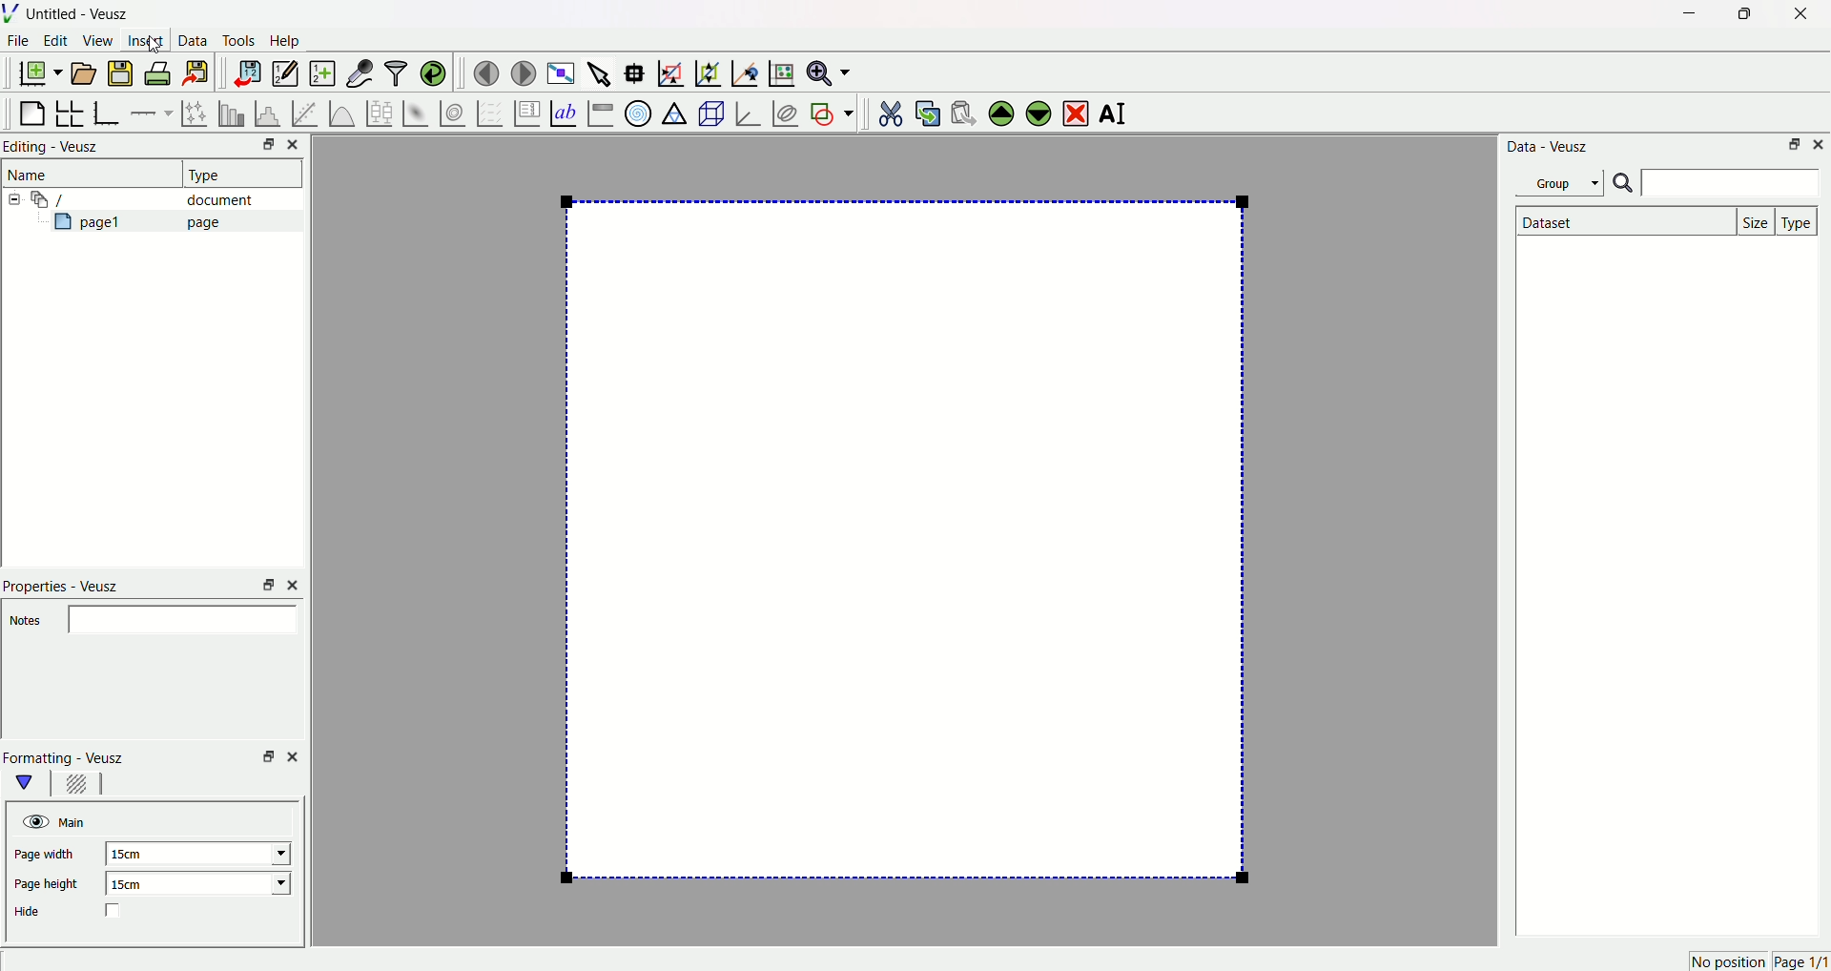 This screenshot has height=971, width=1831. Describe the element at coordinates (81, 15) in the screenshot. I see `Untitled - Veusz` at that location.